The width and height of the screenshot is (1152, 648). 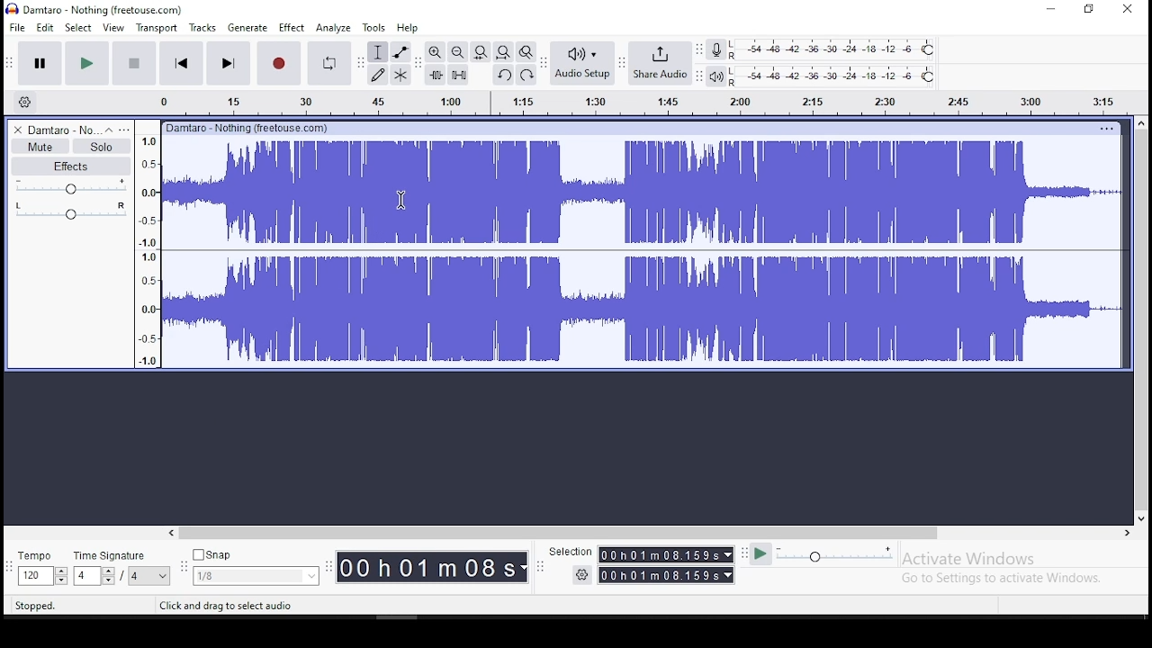 What do you see at coordinates (458, 51) in the screenshot?
I see `zoom ` at bounding box center [458, 51].